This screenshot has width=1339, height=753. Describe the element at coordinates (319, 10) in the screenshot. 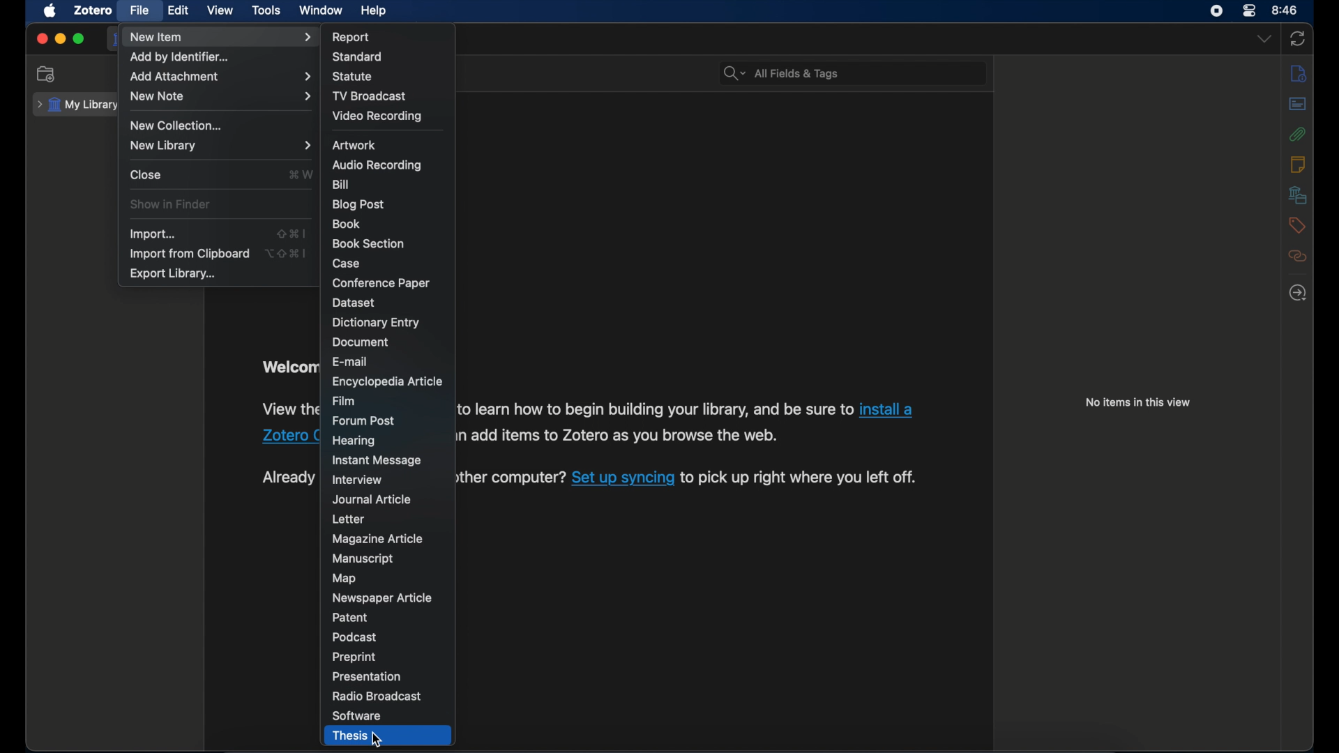

I see `window` at that location.